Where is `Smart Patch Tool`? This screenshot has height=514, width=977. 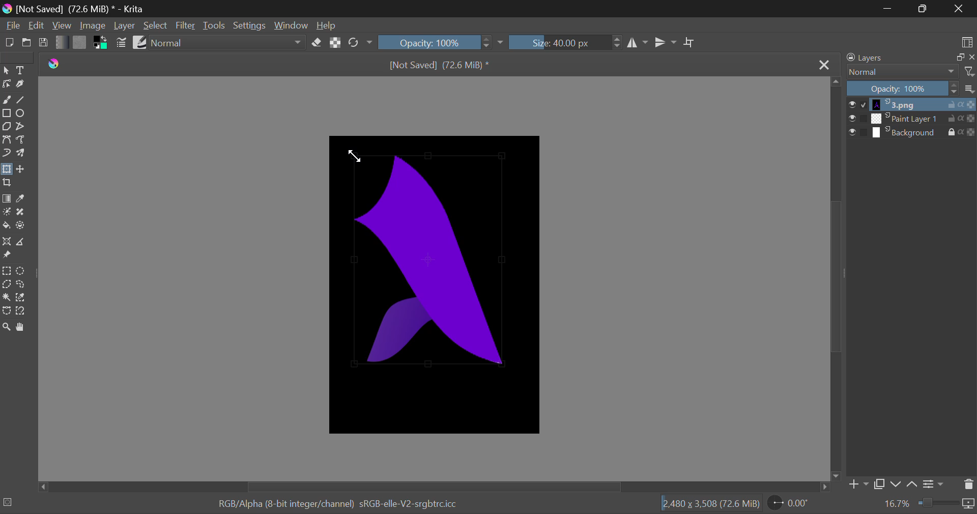
Smart Patch Tool is located at coordinates (23, 212).